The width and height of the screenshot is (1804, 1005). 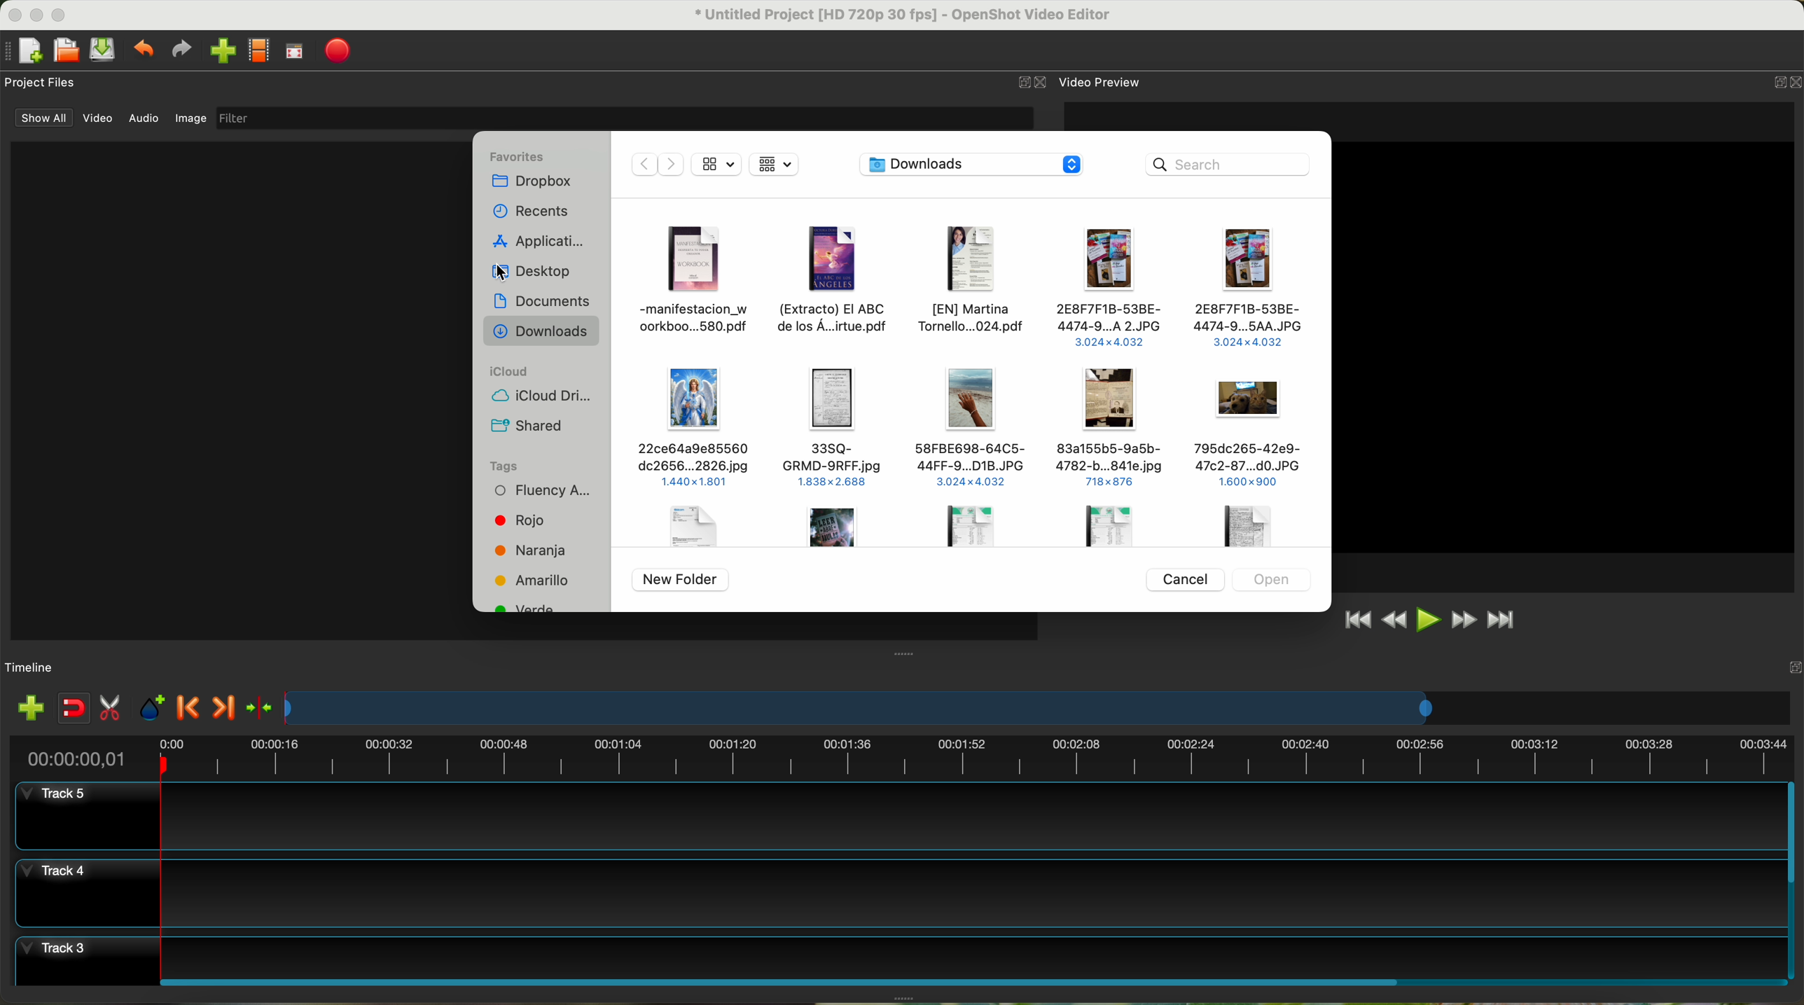 What do you see at coordinates (1356, 618) in the screenshot?
I see `jump to start` at bounding box center [1356, 618].